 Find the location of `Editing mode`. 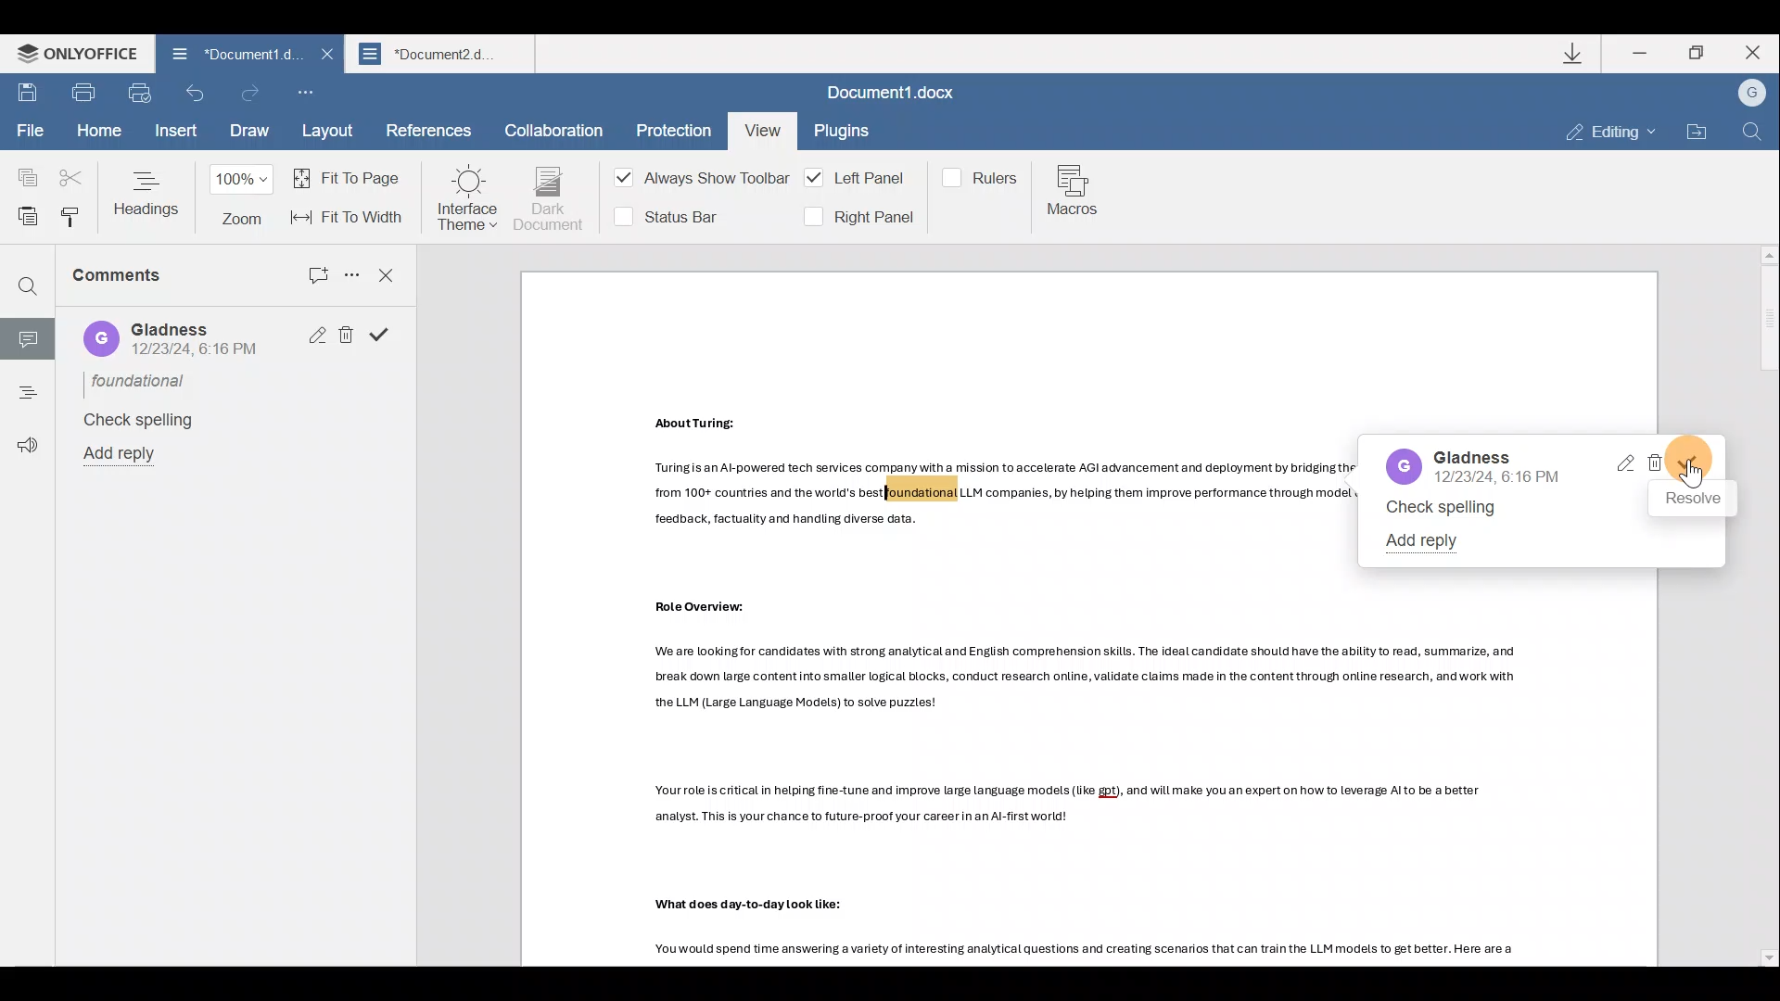

Editing mode is located at coordinates (1611, 133).